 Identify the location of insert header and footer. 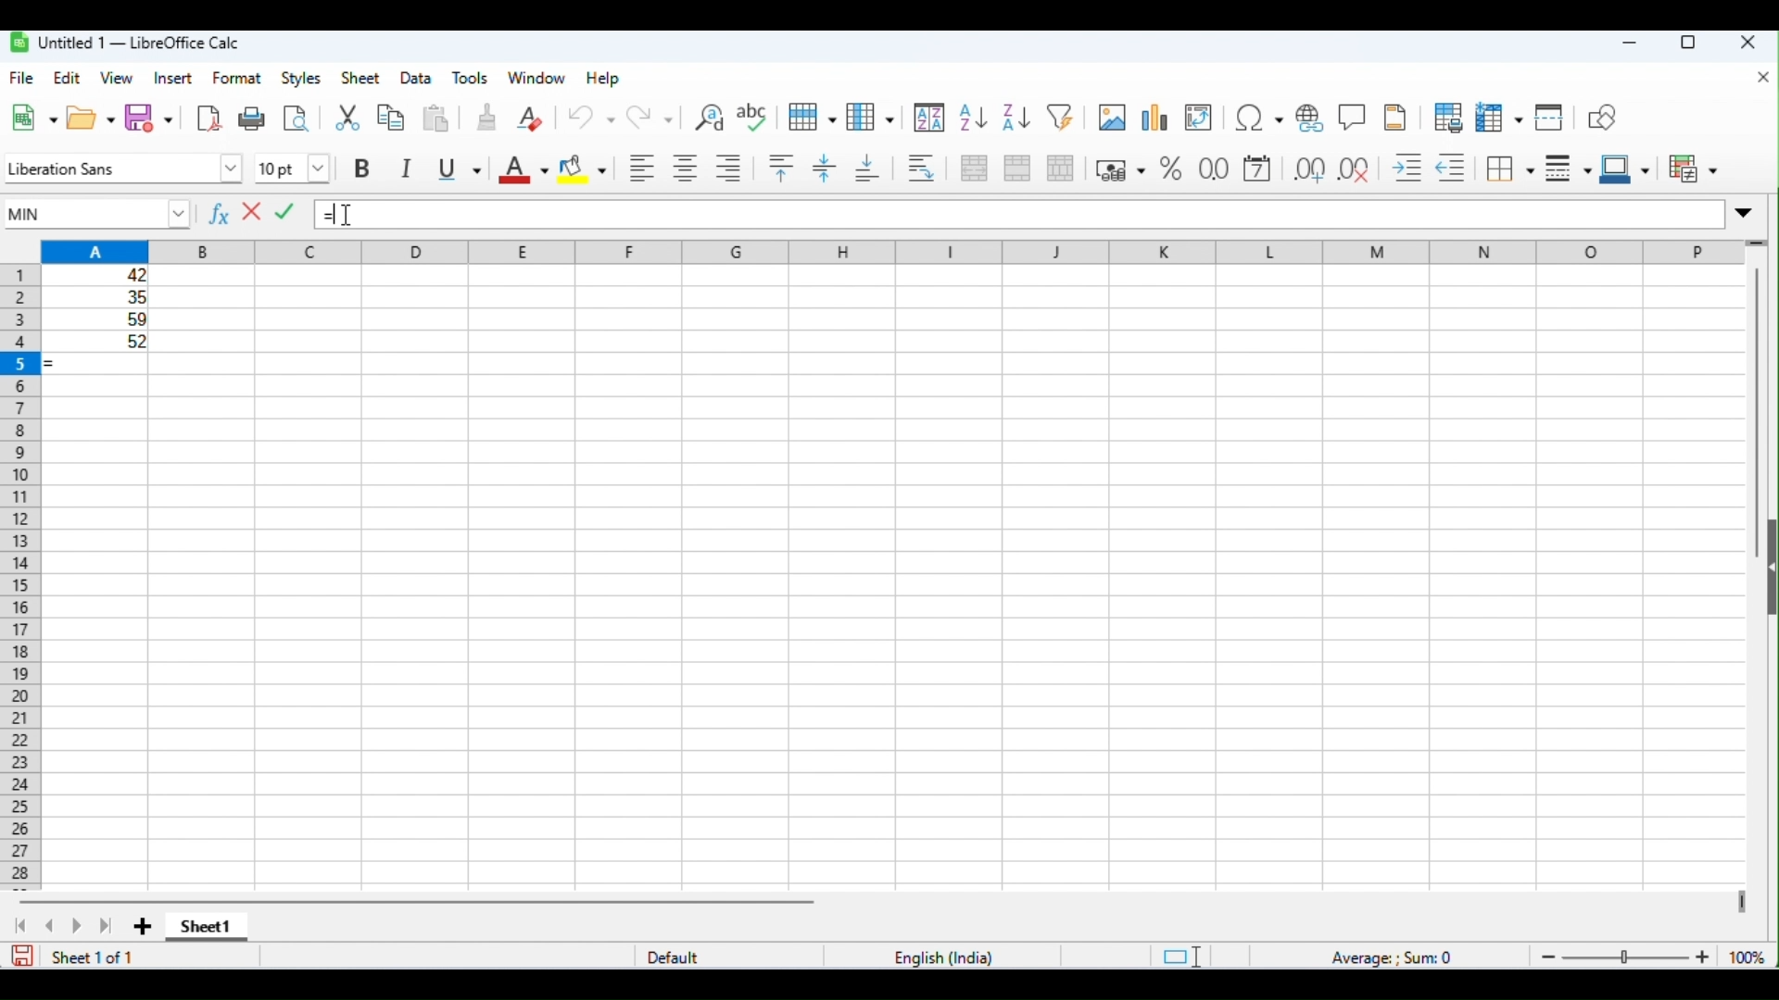
(1396, 118).